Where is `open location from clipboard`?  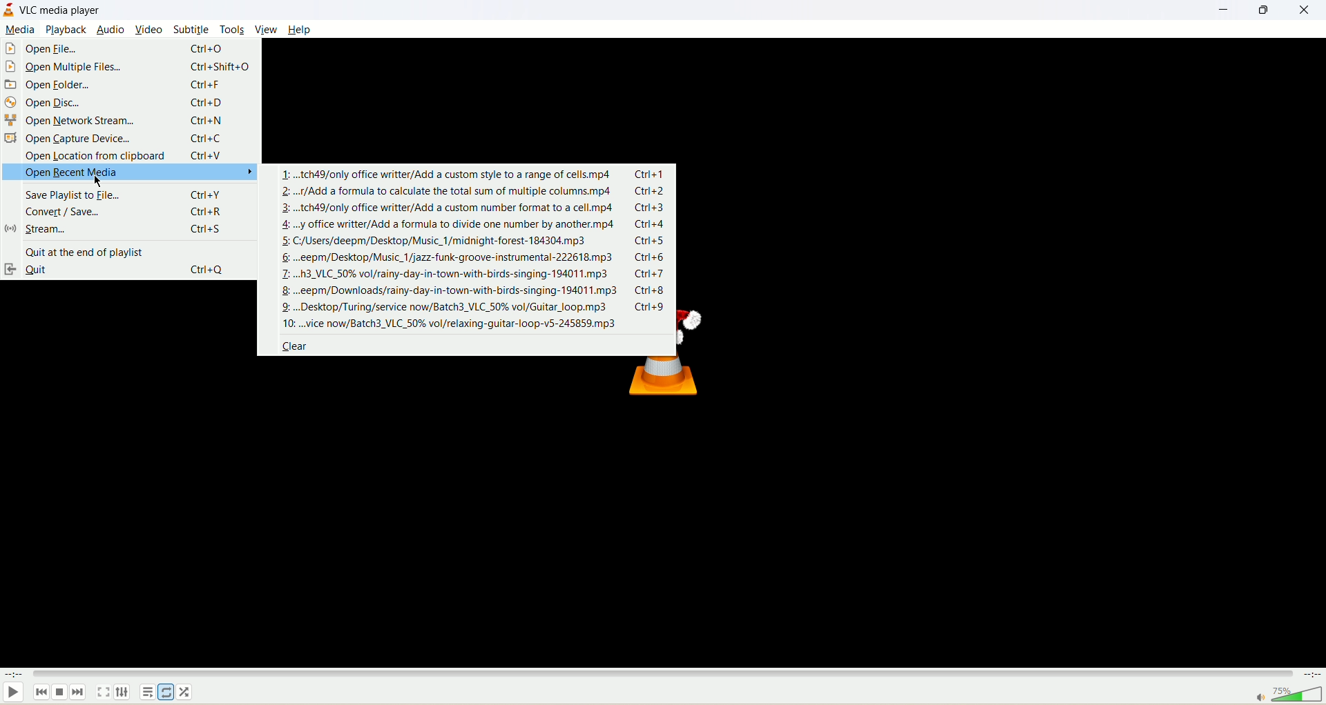 open location from clipboard is located at coordinates (102, 156).